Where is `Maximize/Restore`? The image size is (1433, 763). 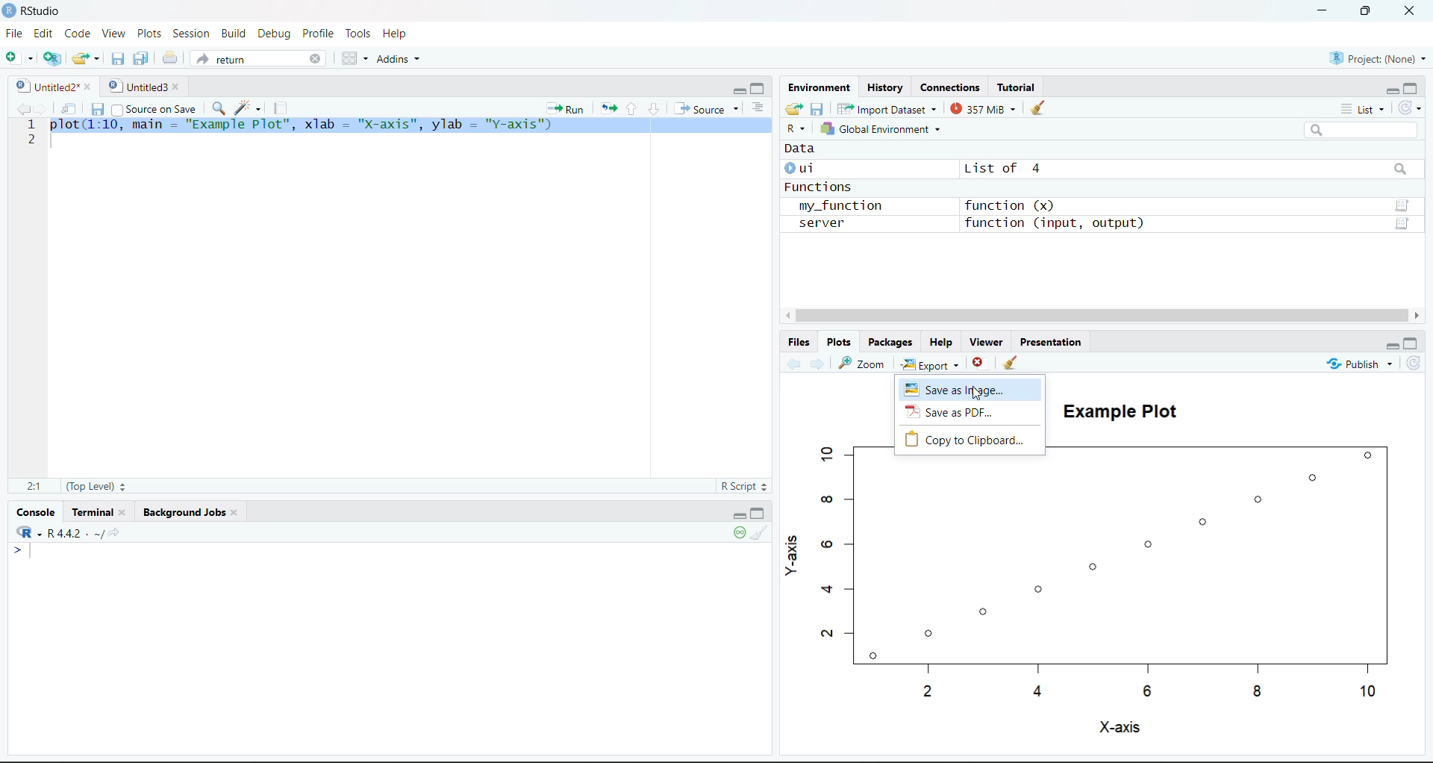 Maximize/Restore is located at coordinates (1368, 13).